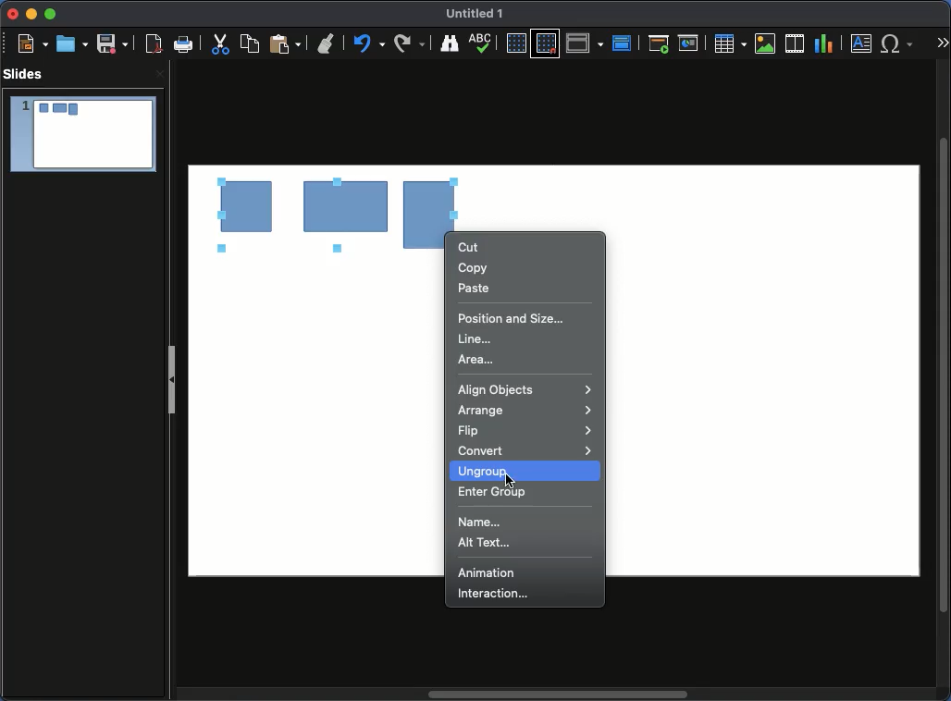 This screenshot has height=701, width=951. What do you see at coordinates (623, 43) in the screenshot?
I see `Master slide` at bounding box center [623, 43].